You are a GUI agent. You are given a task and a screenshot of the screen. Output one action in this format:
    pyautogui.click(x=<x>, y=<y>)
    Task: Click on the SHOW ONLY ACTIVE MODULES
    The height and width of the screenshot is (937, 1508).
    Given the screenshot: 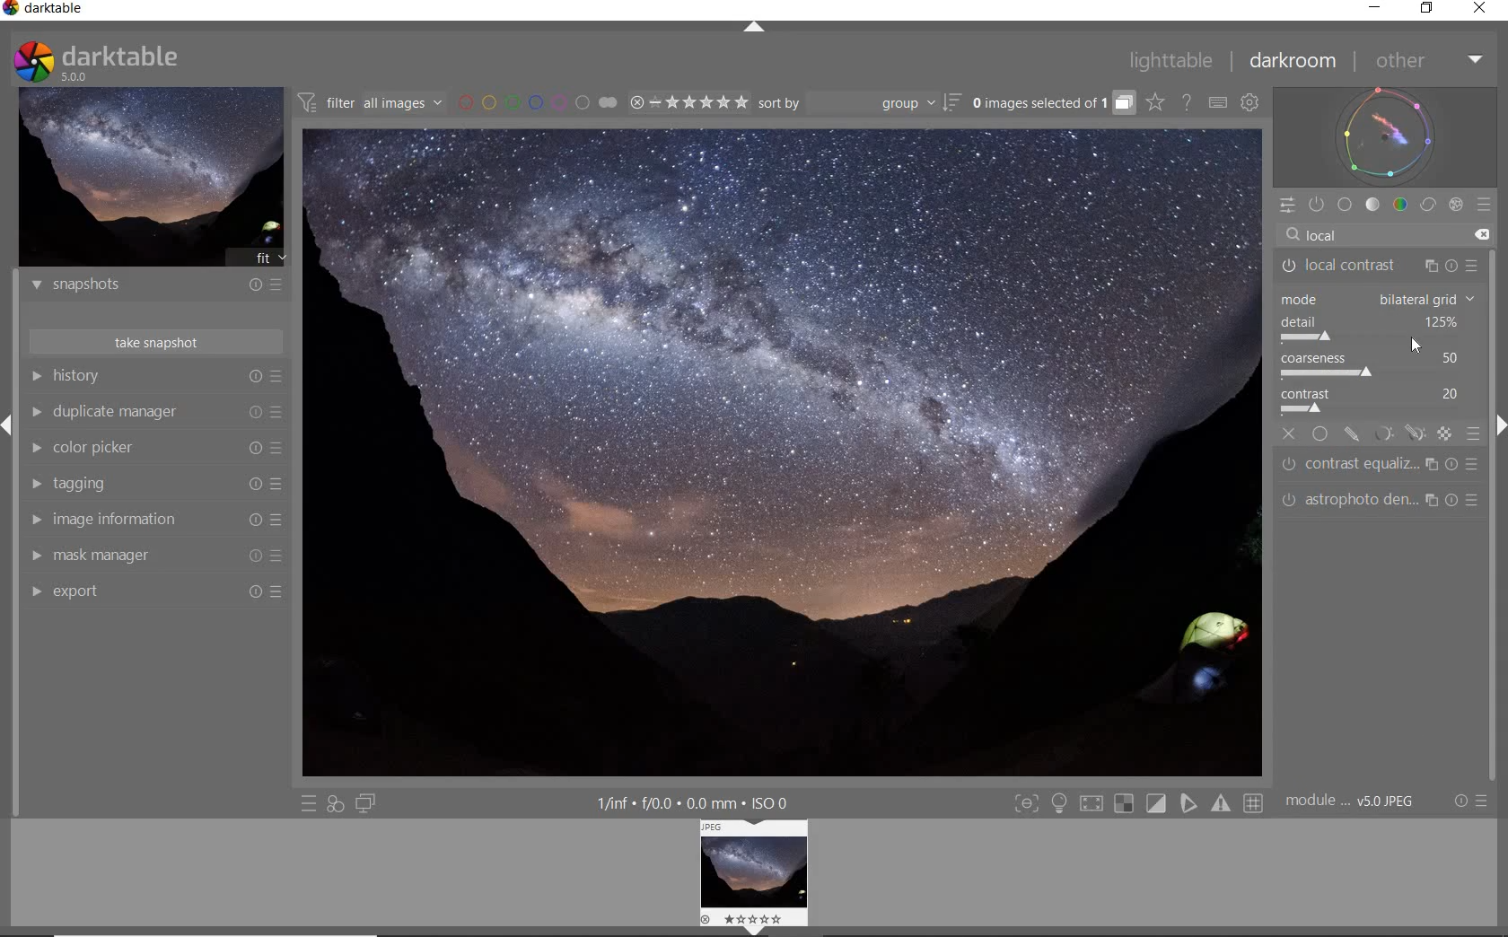 What is the action you would take?
    pyautogui.click(x=1317, y=204)
    